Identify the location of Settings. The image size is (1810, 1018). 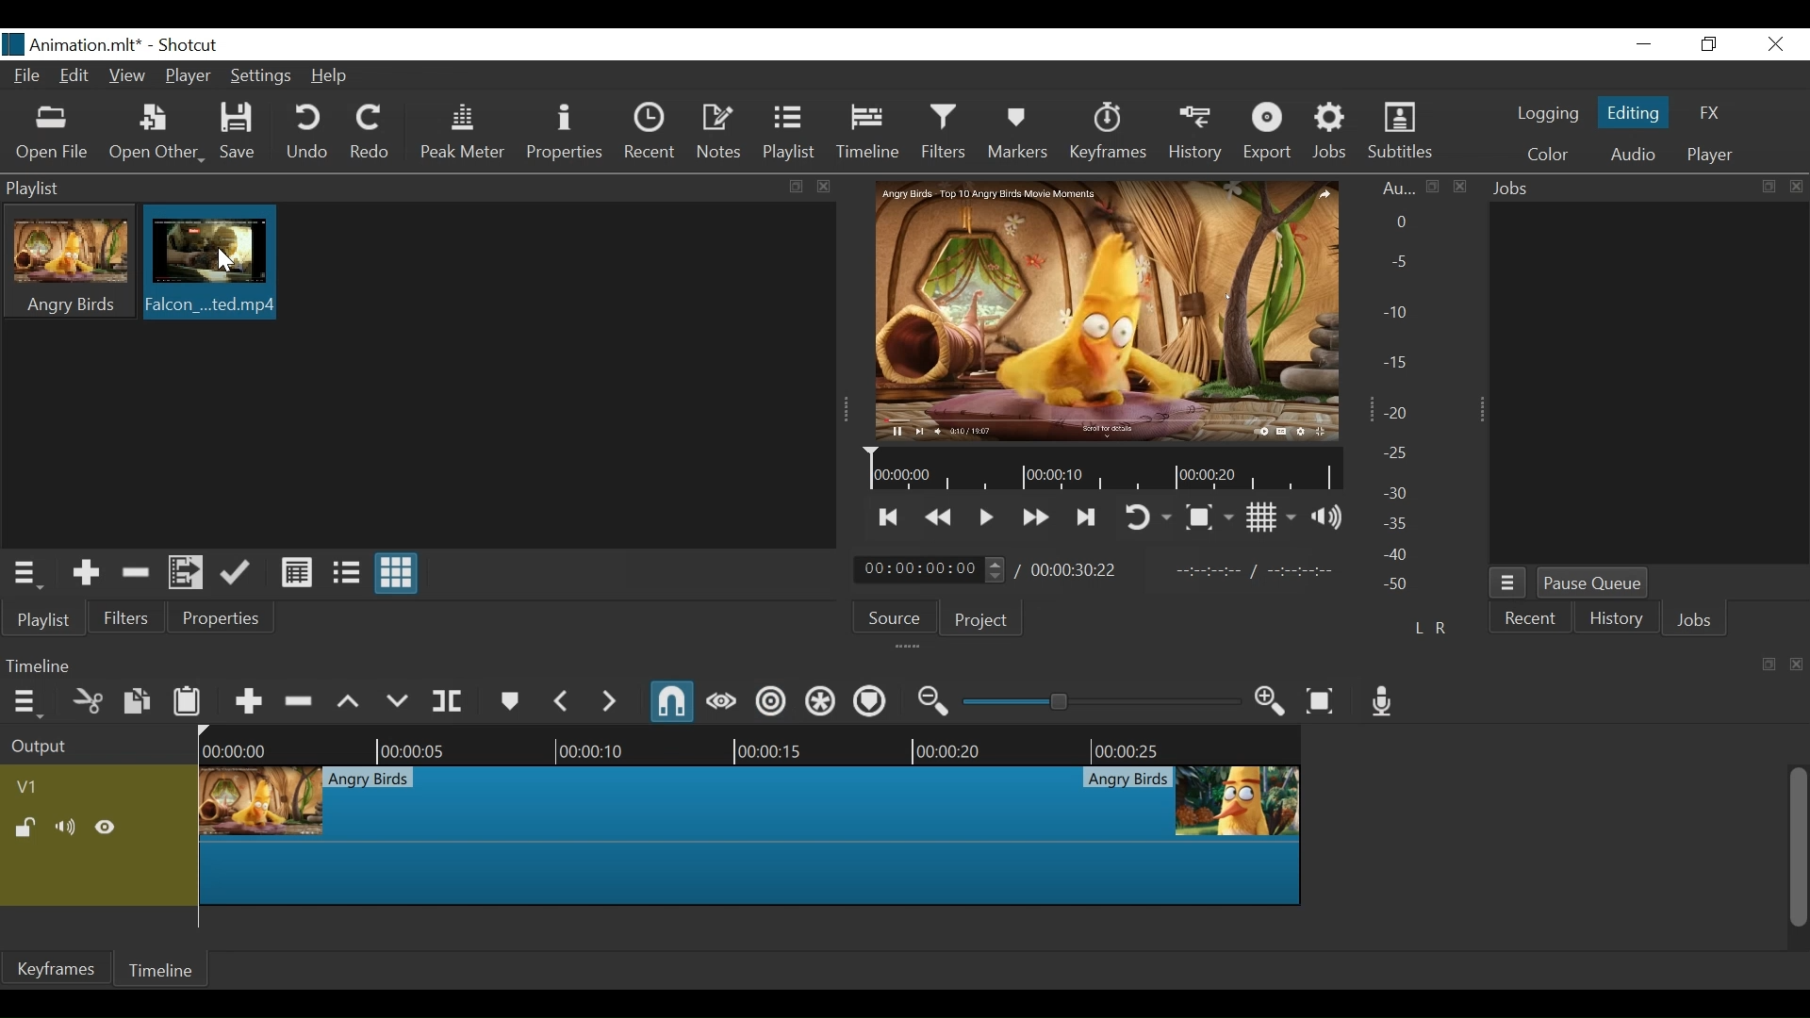
(259, 74).